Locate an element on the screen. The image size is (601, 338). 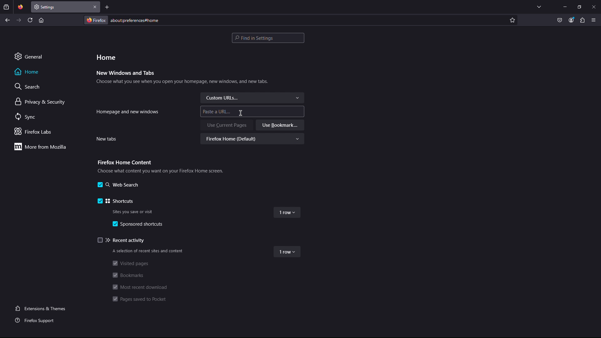
Plugin is located at coordinates (583, 21).